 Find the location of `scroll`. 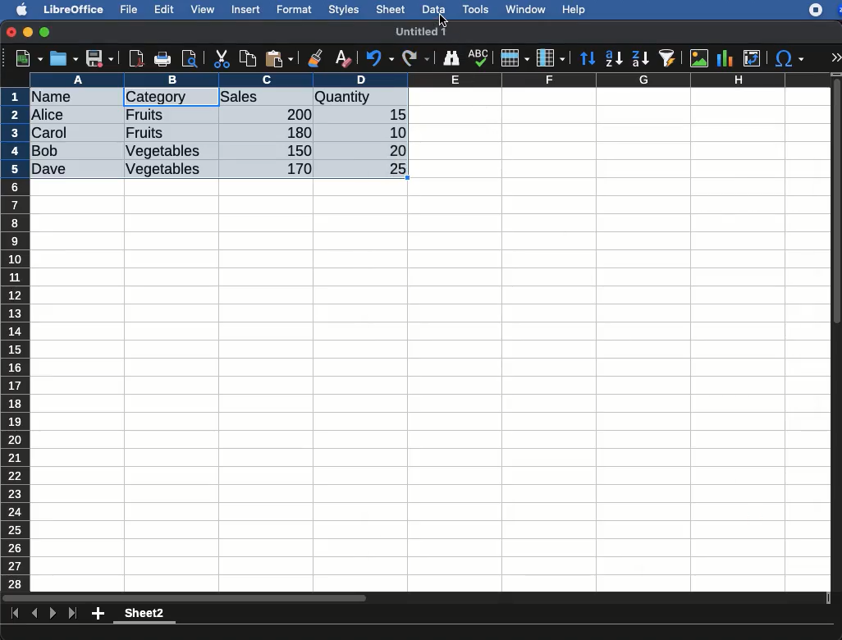

scroll is located at coordinates (838, 331).